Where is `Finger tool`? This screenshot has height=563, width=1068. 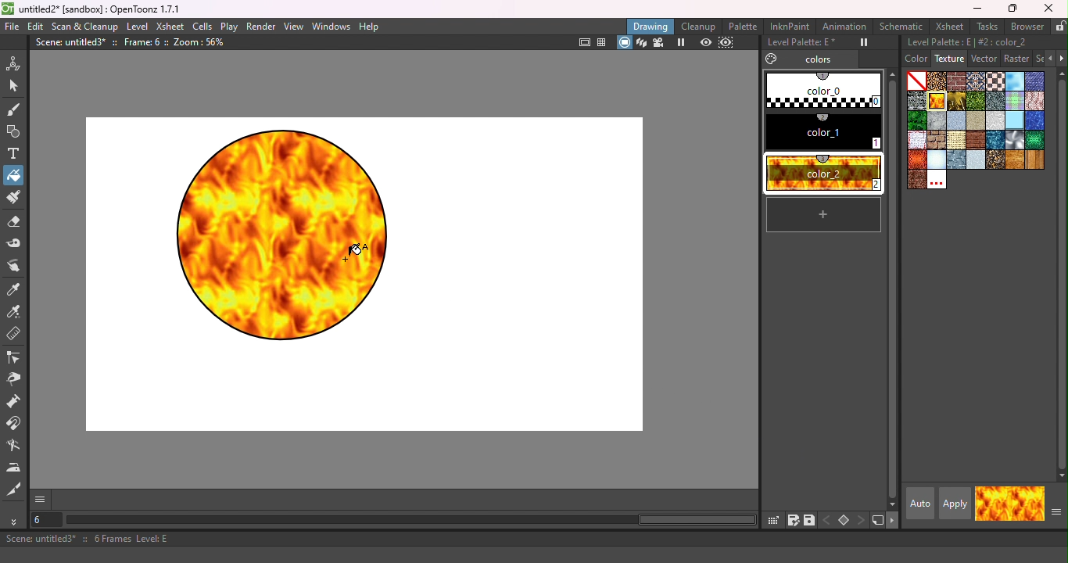
Finger tool is located at coordinates (16, 265).